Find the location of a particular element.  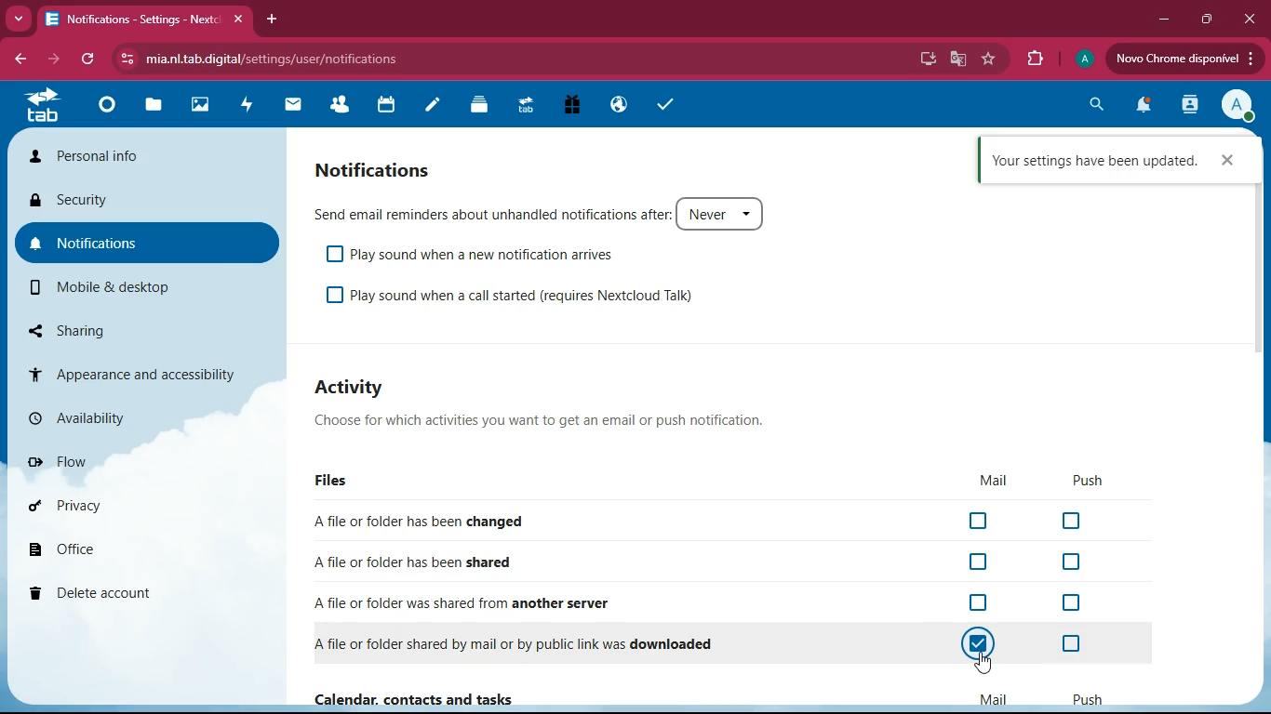

layers is located at coordinates (479, 104).